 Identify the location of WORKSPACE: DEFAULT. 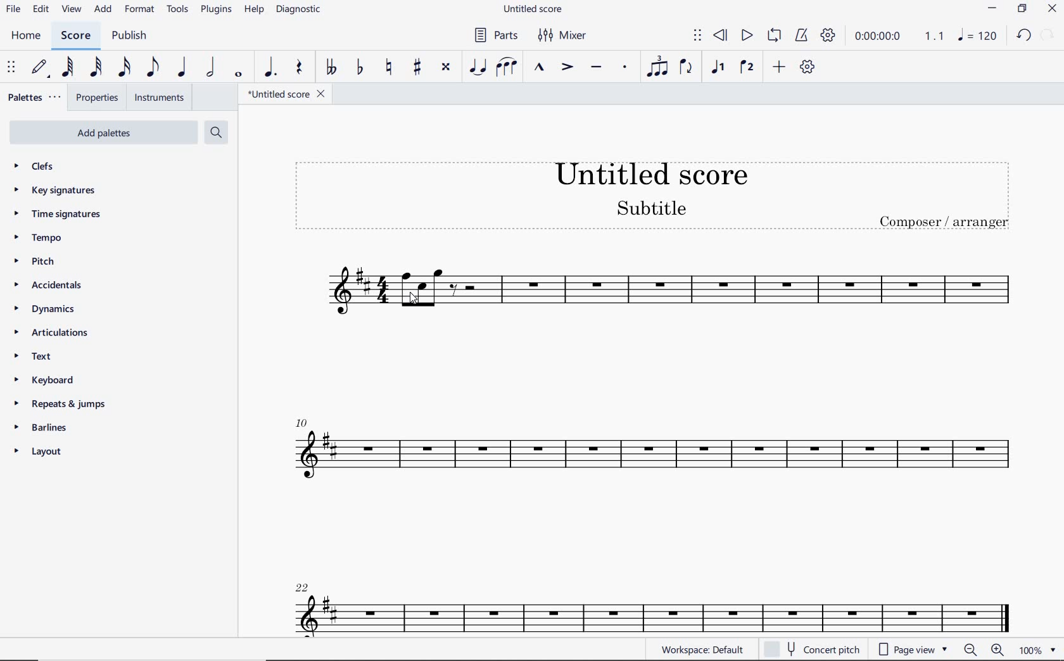
(705, 649).